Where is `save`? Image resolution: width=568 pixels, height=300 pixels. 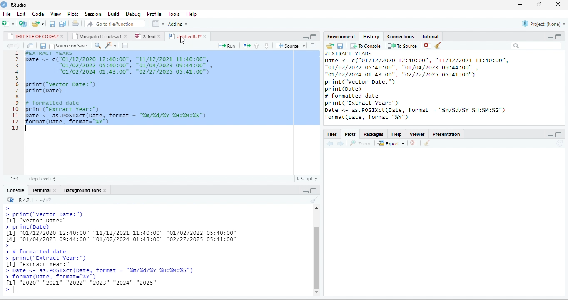 save is located at coordinates (52, 24).